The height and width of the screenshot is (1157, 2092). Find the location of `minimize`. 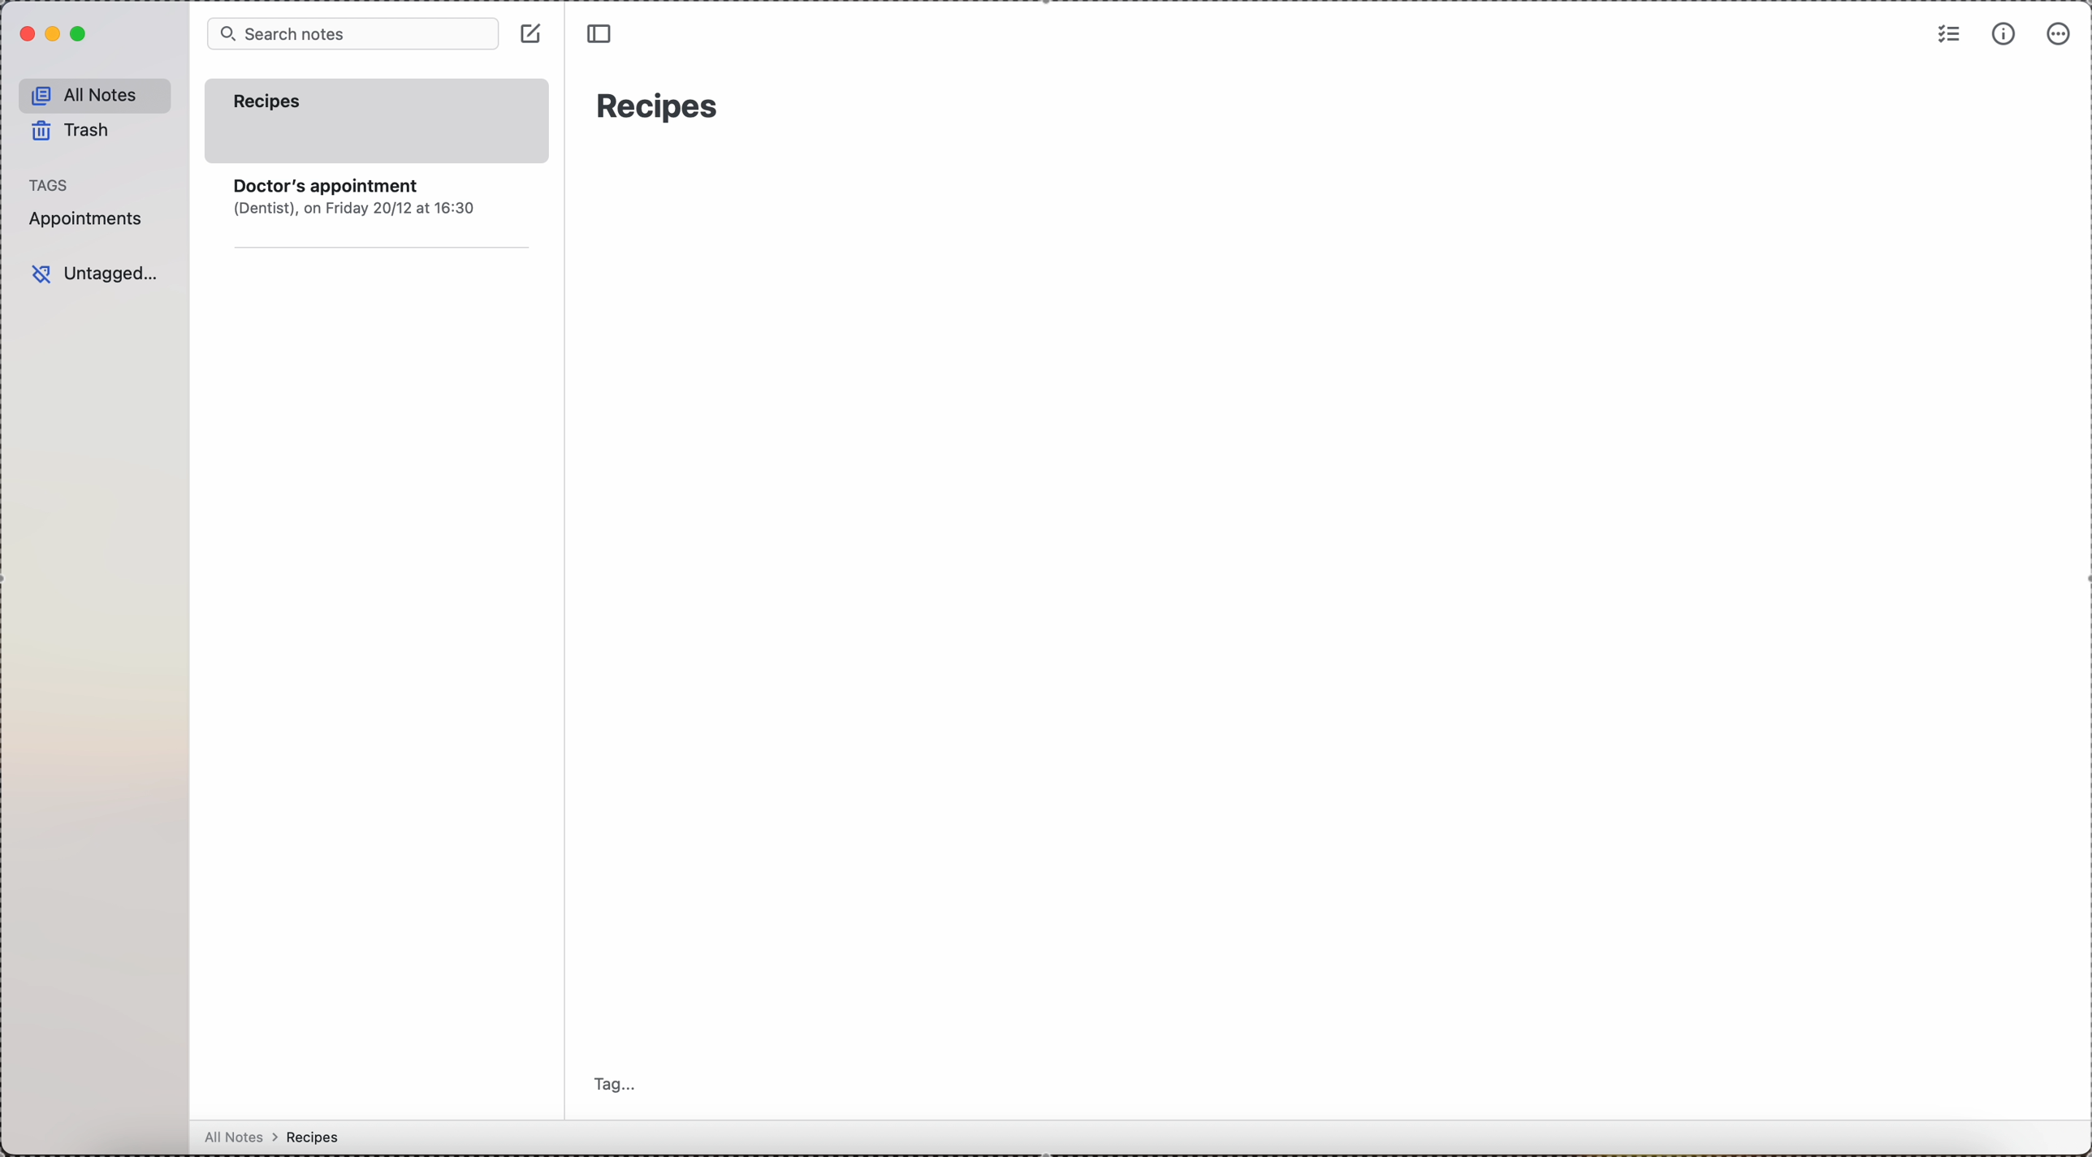

minimize is located at coordinates (54, 36).